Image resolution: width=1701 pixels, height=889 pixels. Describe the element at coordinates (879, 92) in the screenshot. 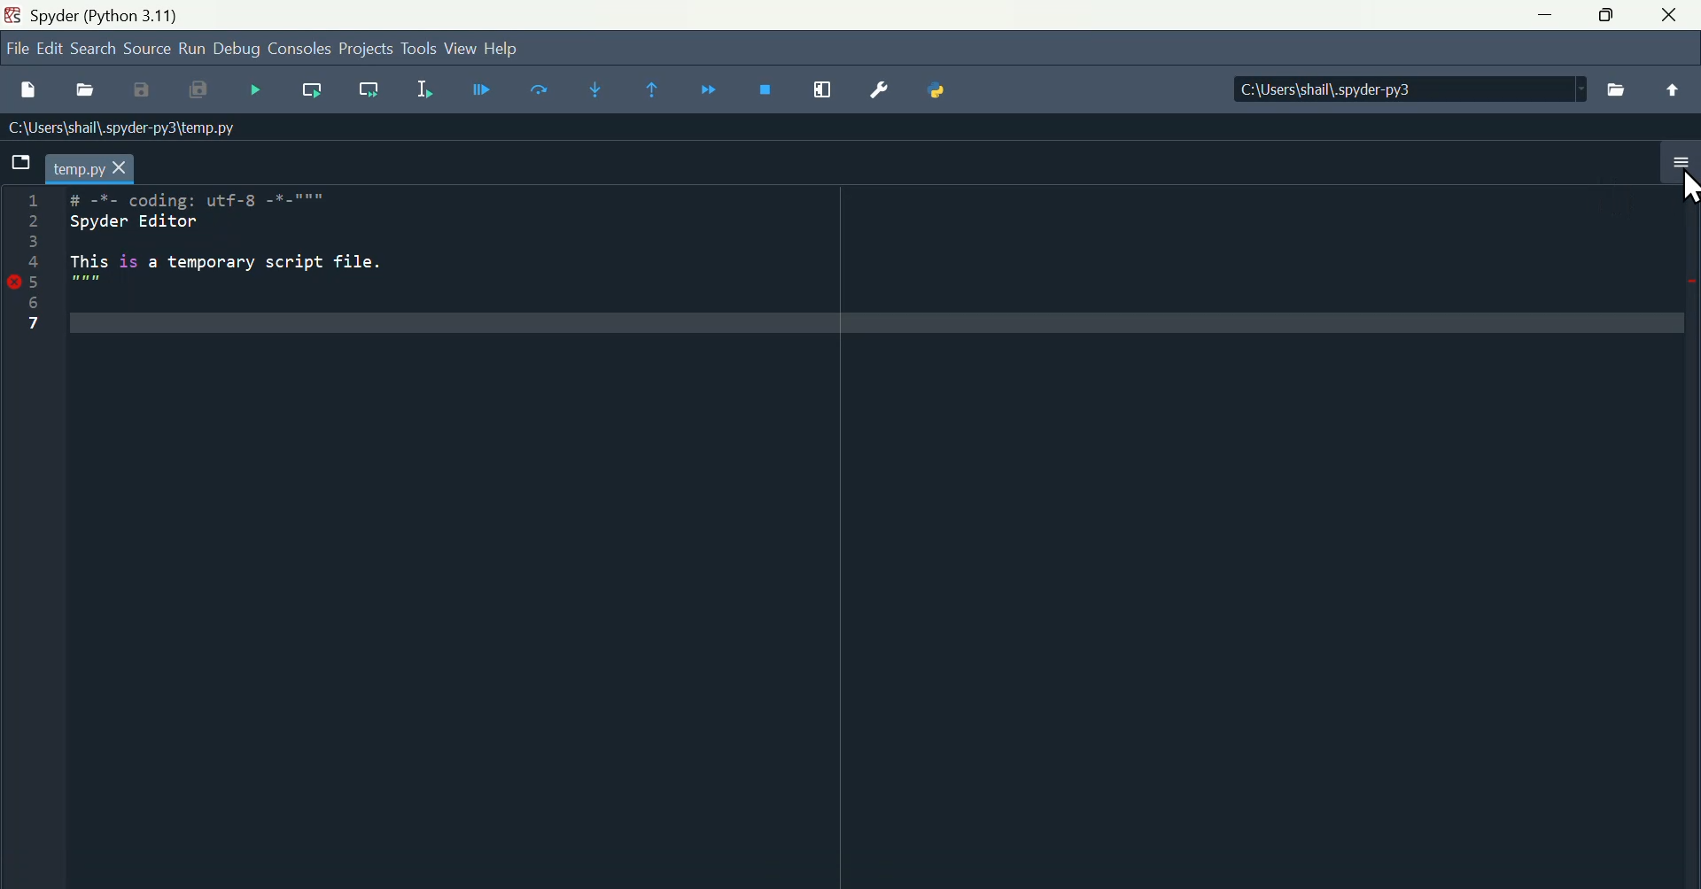

I see `Settings` at that location.